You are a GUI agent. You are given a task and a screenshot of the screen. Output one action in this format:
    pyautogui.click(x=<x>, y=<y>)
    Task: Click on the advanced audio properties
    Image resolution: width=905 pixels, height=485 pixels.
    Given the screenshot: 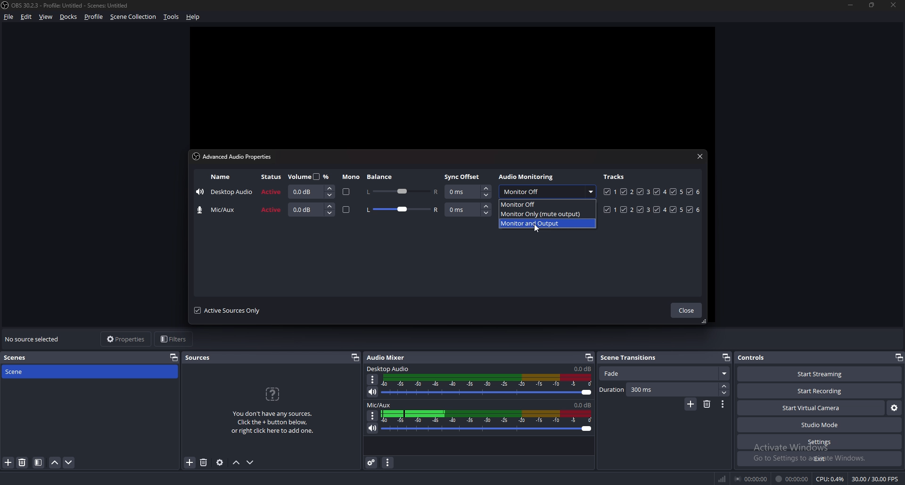 What is the action you would take?
    pyautogui.click(x=371, y=462)
    